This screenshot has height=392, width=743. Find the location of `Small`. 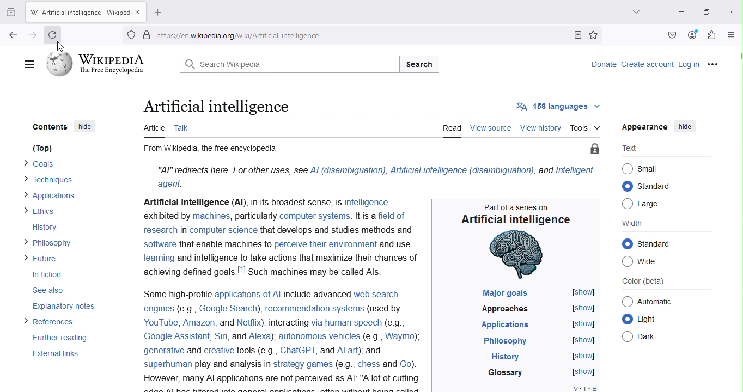

Small is located at coordinates (647, 169).